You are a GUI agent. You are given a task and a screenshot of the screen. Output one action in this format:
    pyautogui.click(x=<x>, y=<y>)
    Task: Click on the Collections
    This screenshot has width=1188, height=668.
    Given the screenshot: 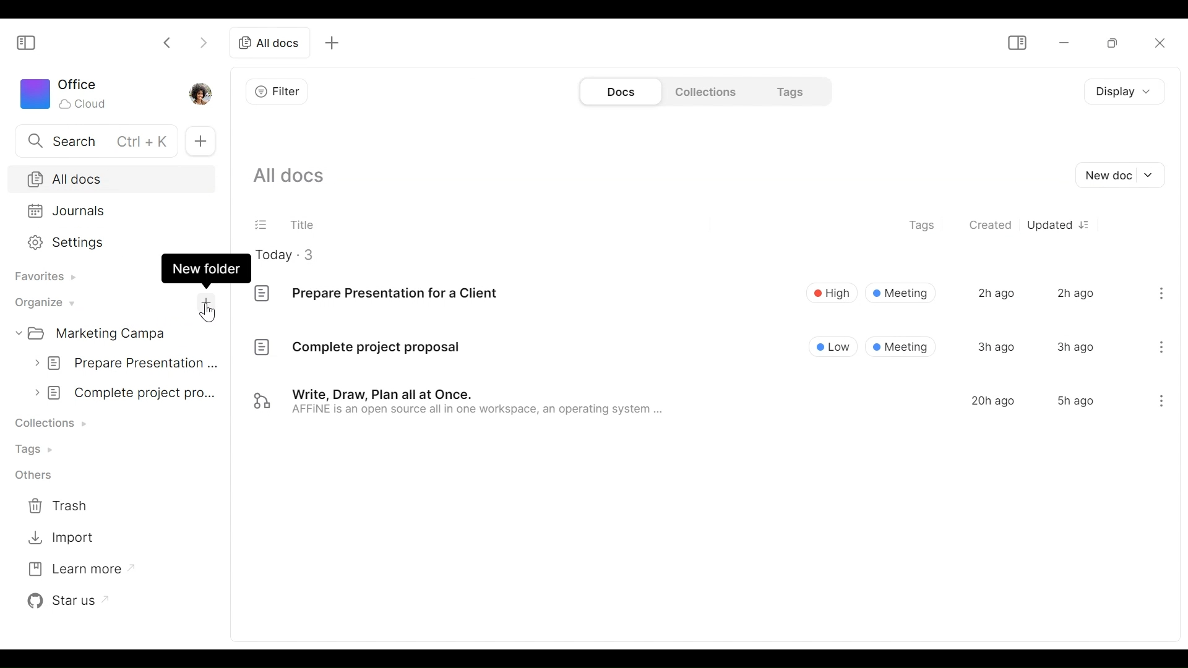 What is the action you would take?
    pyautogui.click(x=704, y=91)
    